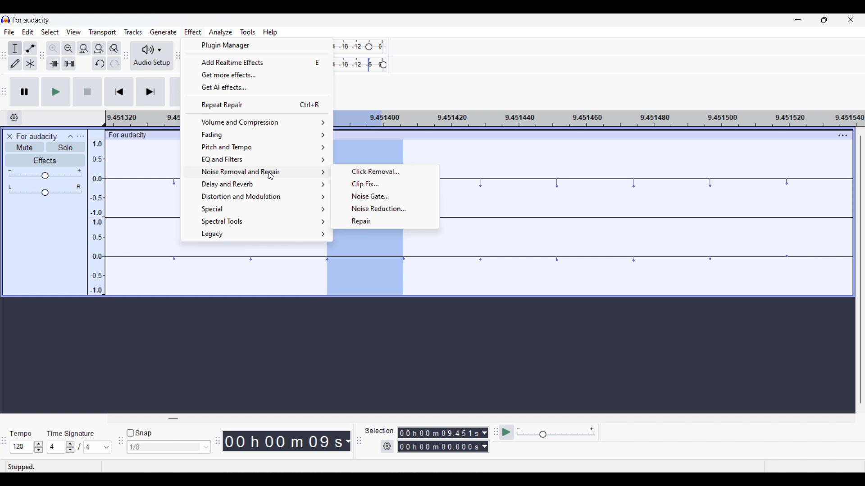 The width and height of the screenshot is (865, 486). I want to click on Indicates time signature settings, so click(70, 434).